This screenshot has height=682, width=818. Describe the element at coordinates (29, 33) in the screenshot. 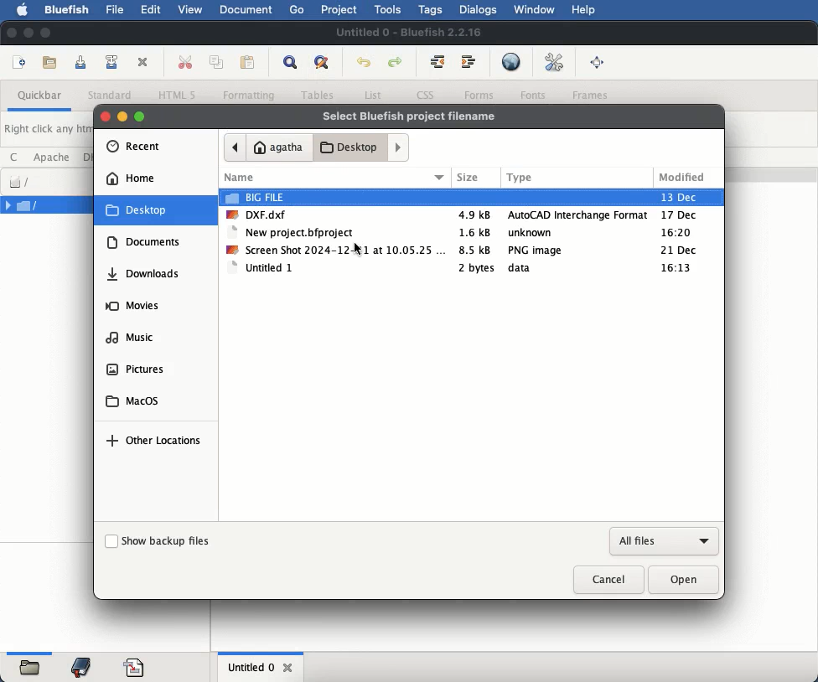

I see `minimize` at that location.